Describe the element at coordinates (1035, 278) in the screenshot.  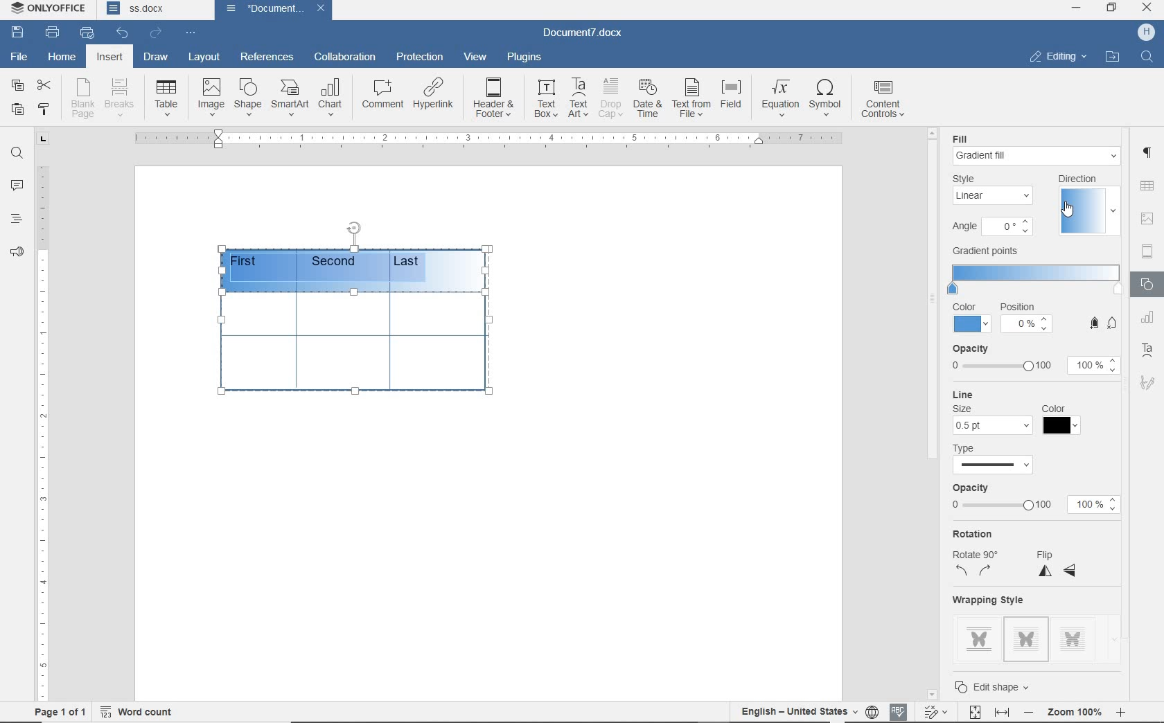
I see `set gradient points` at that location.